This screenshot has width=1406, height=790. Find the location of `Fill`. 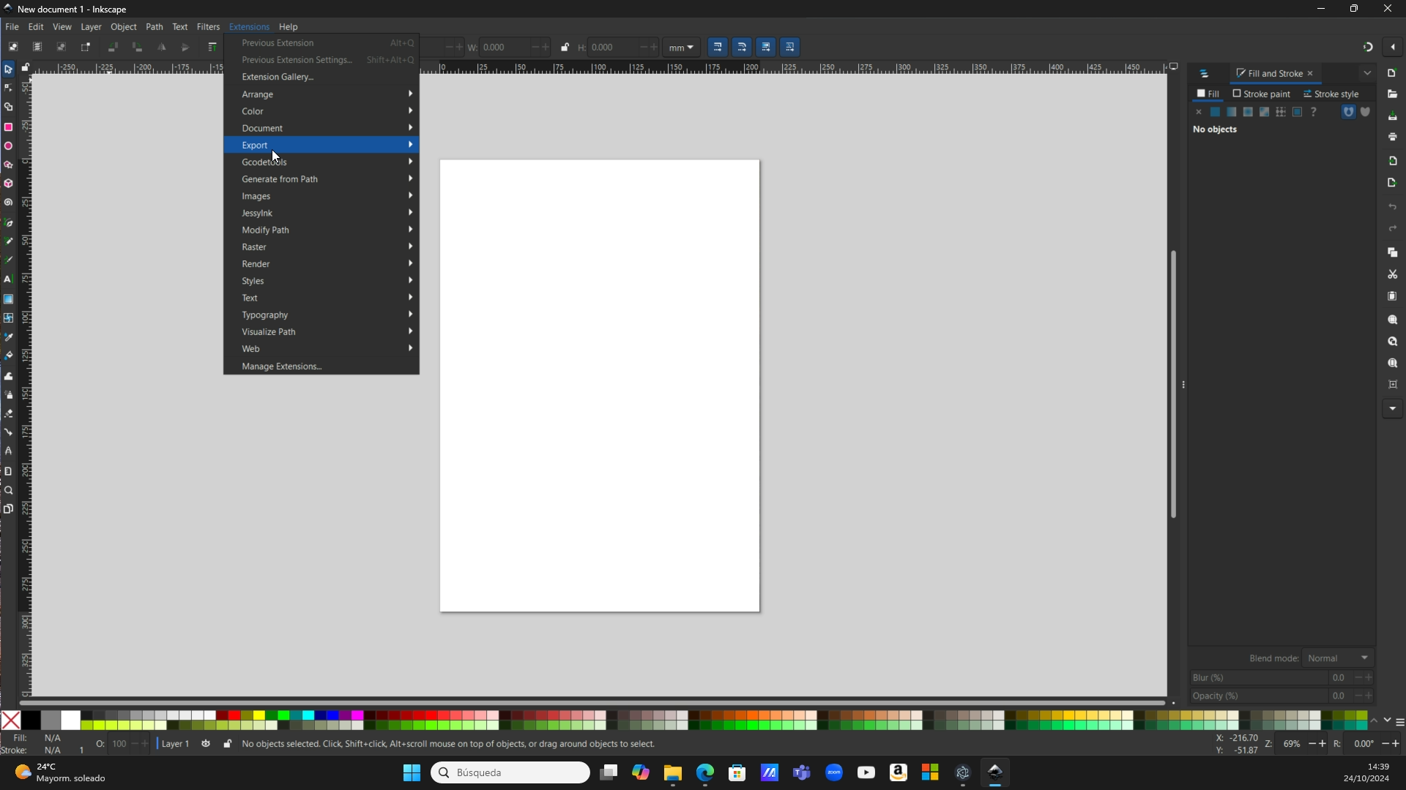

Fill is located at coordinates (1210, 95).